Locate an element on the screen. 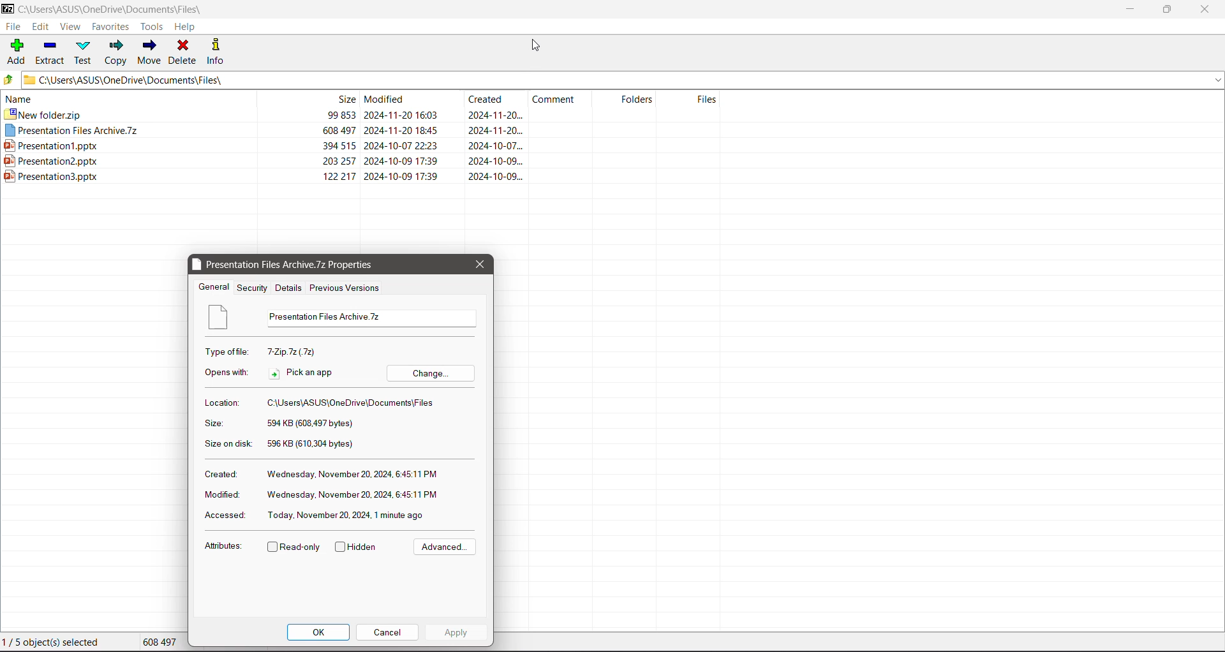  Advanced is located at coordinates (444, 546).